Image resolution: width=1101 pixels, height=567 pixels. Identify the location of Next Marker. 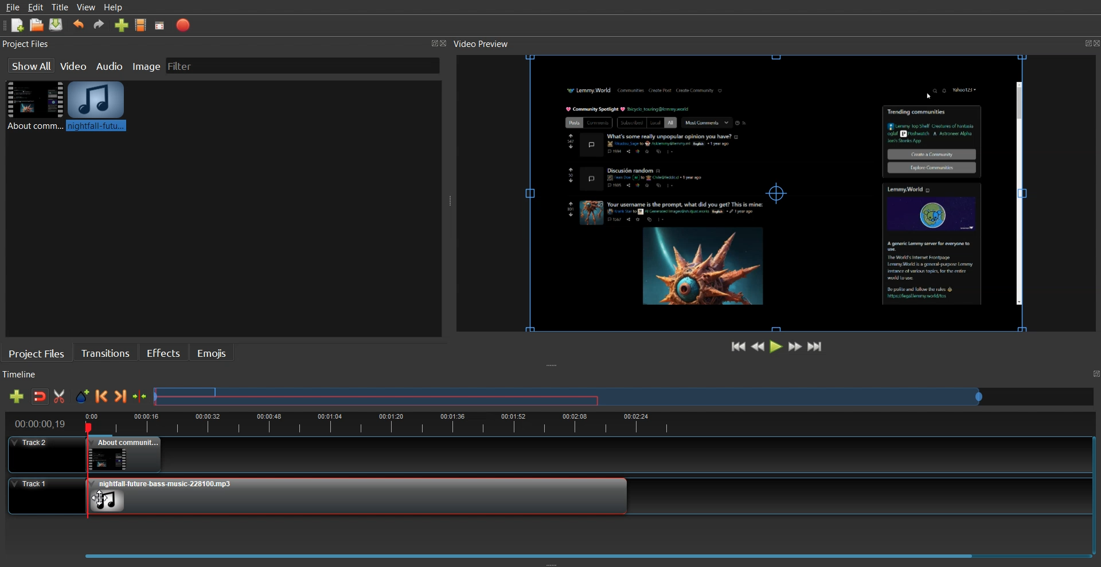
(121, 396).